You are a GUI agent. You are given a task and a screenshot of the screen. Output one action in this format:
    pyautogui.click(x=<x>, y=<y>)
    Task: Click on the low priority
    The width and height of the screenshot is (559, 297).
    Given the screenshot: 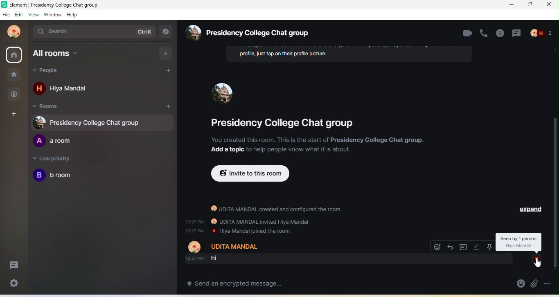 What is the action you would take?
    pyautogui.click(x=57, y=159)
    